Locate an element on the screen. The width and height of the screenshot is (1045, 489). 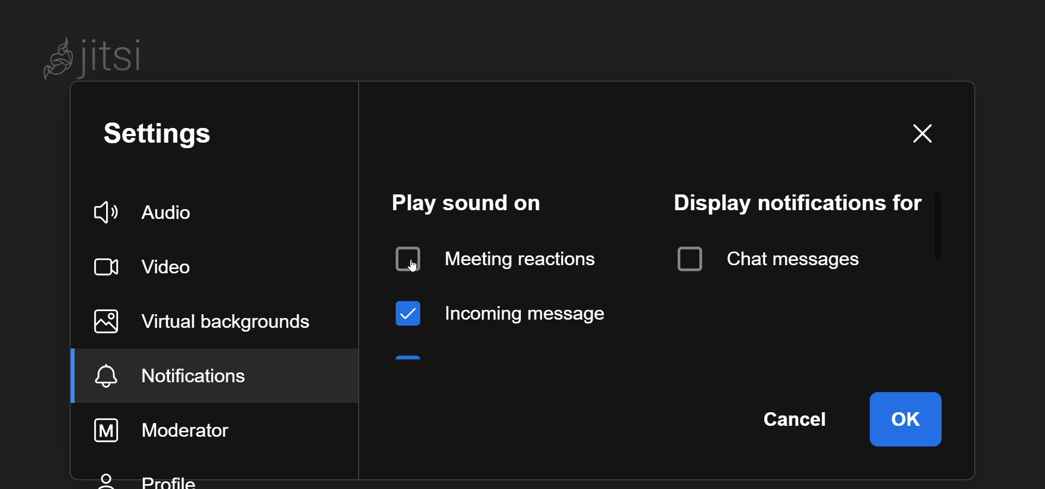
chat messages is located at coordinates (773, 258).